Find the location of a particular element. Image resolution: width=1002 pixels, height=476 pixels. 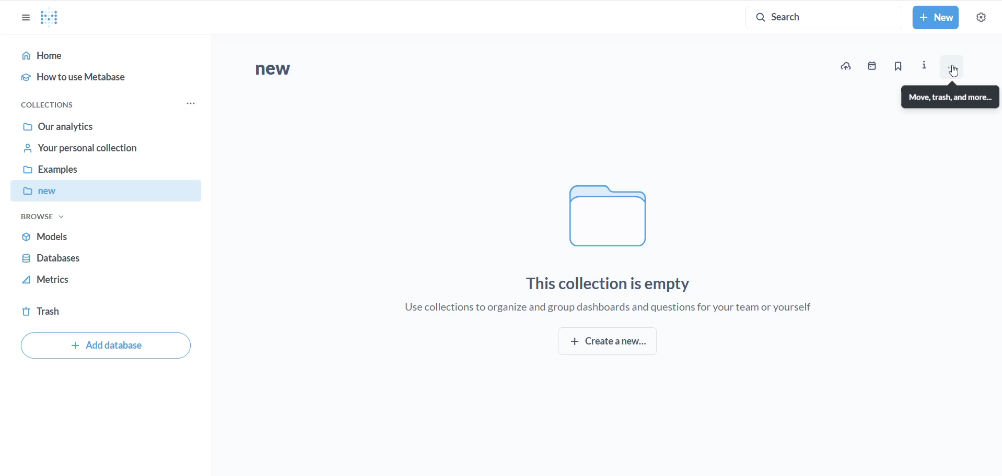

SETTINGS is located at coordinates (981, 18).